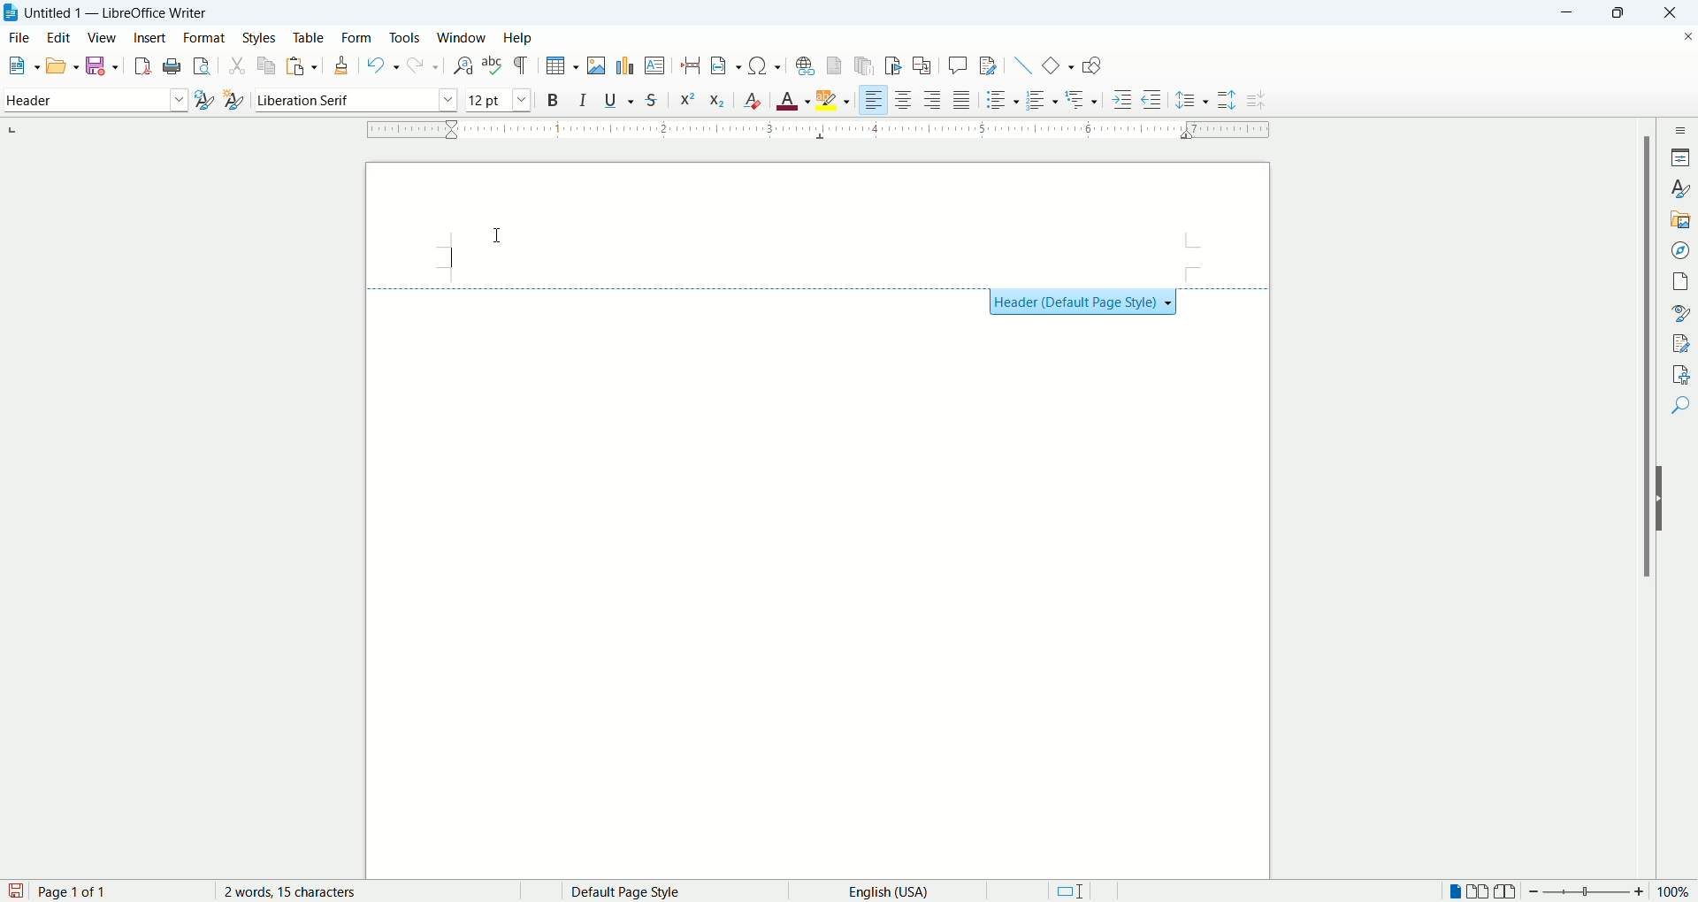  What do you see at coordinates (915, 891) in the screenshot?
I see `text language` at bounding box center [915, 891].